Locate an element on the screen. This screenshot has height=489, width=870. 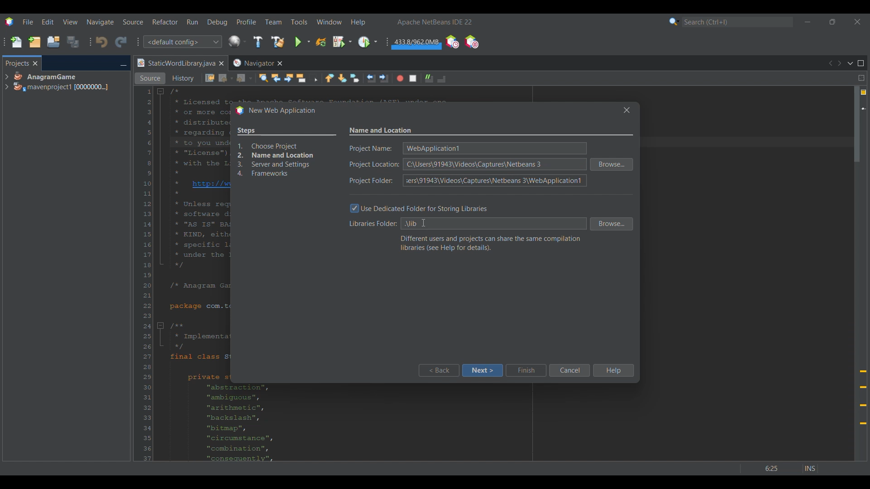
Browse folder for respective detail is located at coordinates (612, 194).